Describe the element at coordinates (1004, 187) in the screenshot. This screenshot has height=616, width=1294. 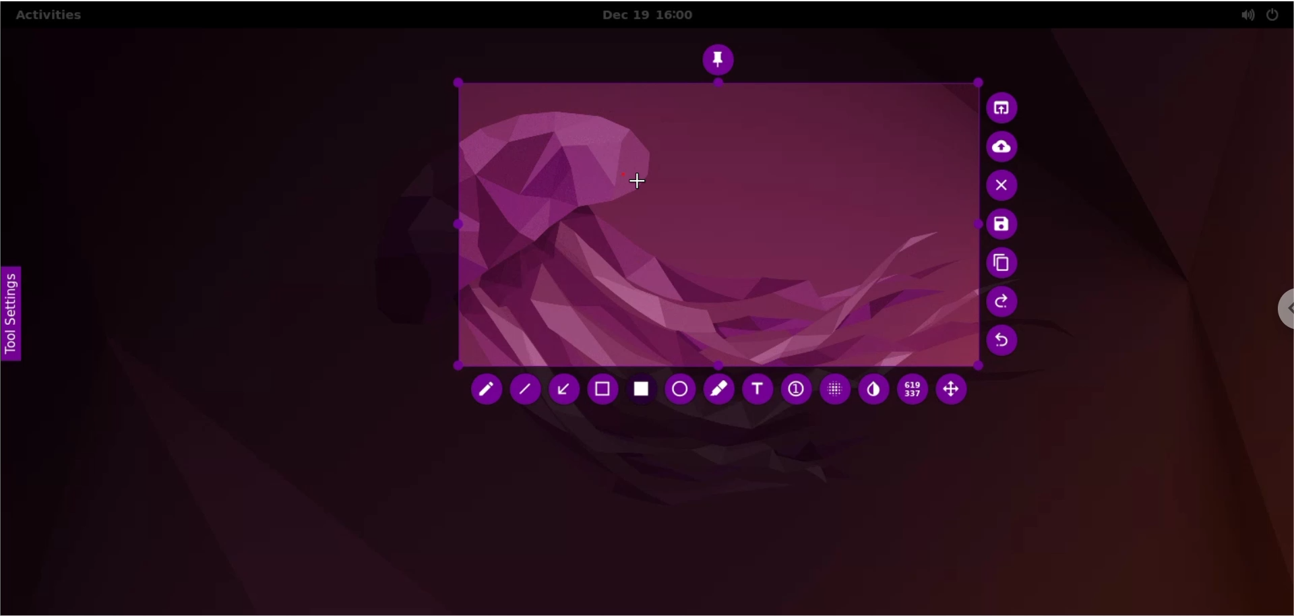
I see `cancel capture` at that location.